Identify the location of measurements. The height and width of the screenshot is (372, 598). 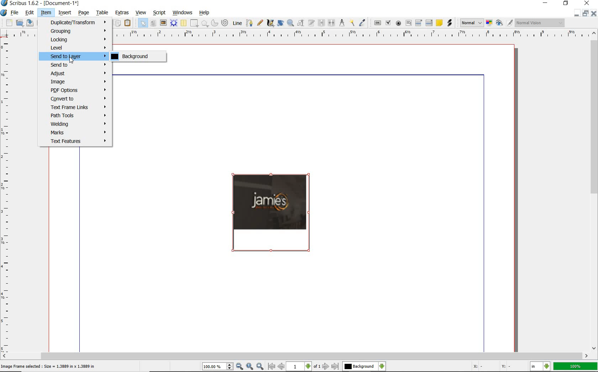
(342, 22).